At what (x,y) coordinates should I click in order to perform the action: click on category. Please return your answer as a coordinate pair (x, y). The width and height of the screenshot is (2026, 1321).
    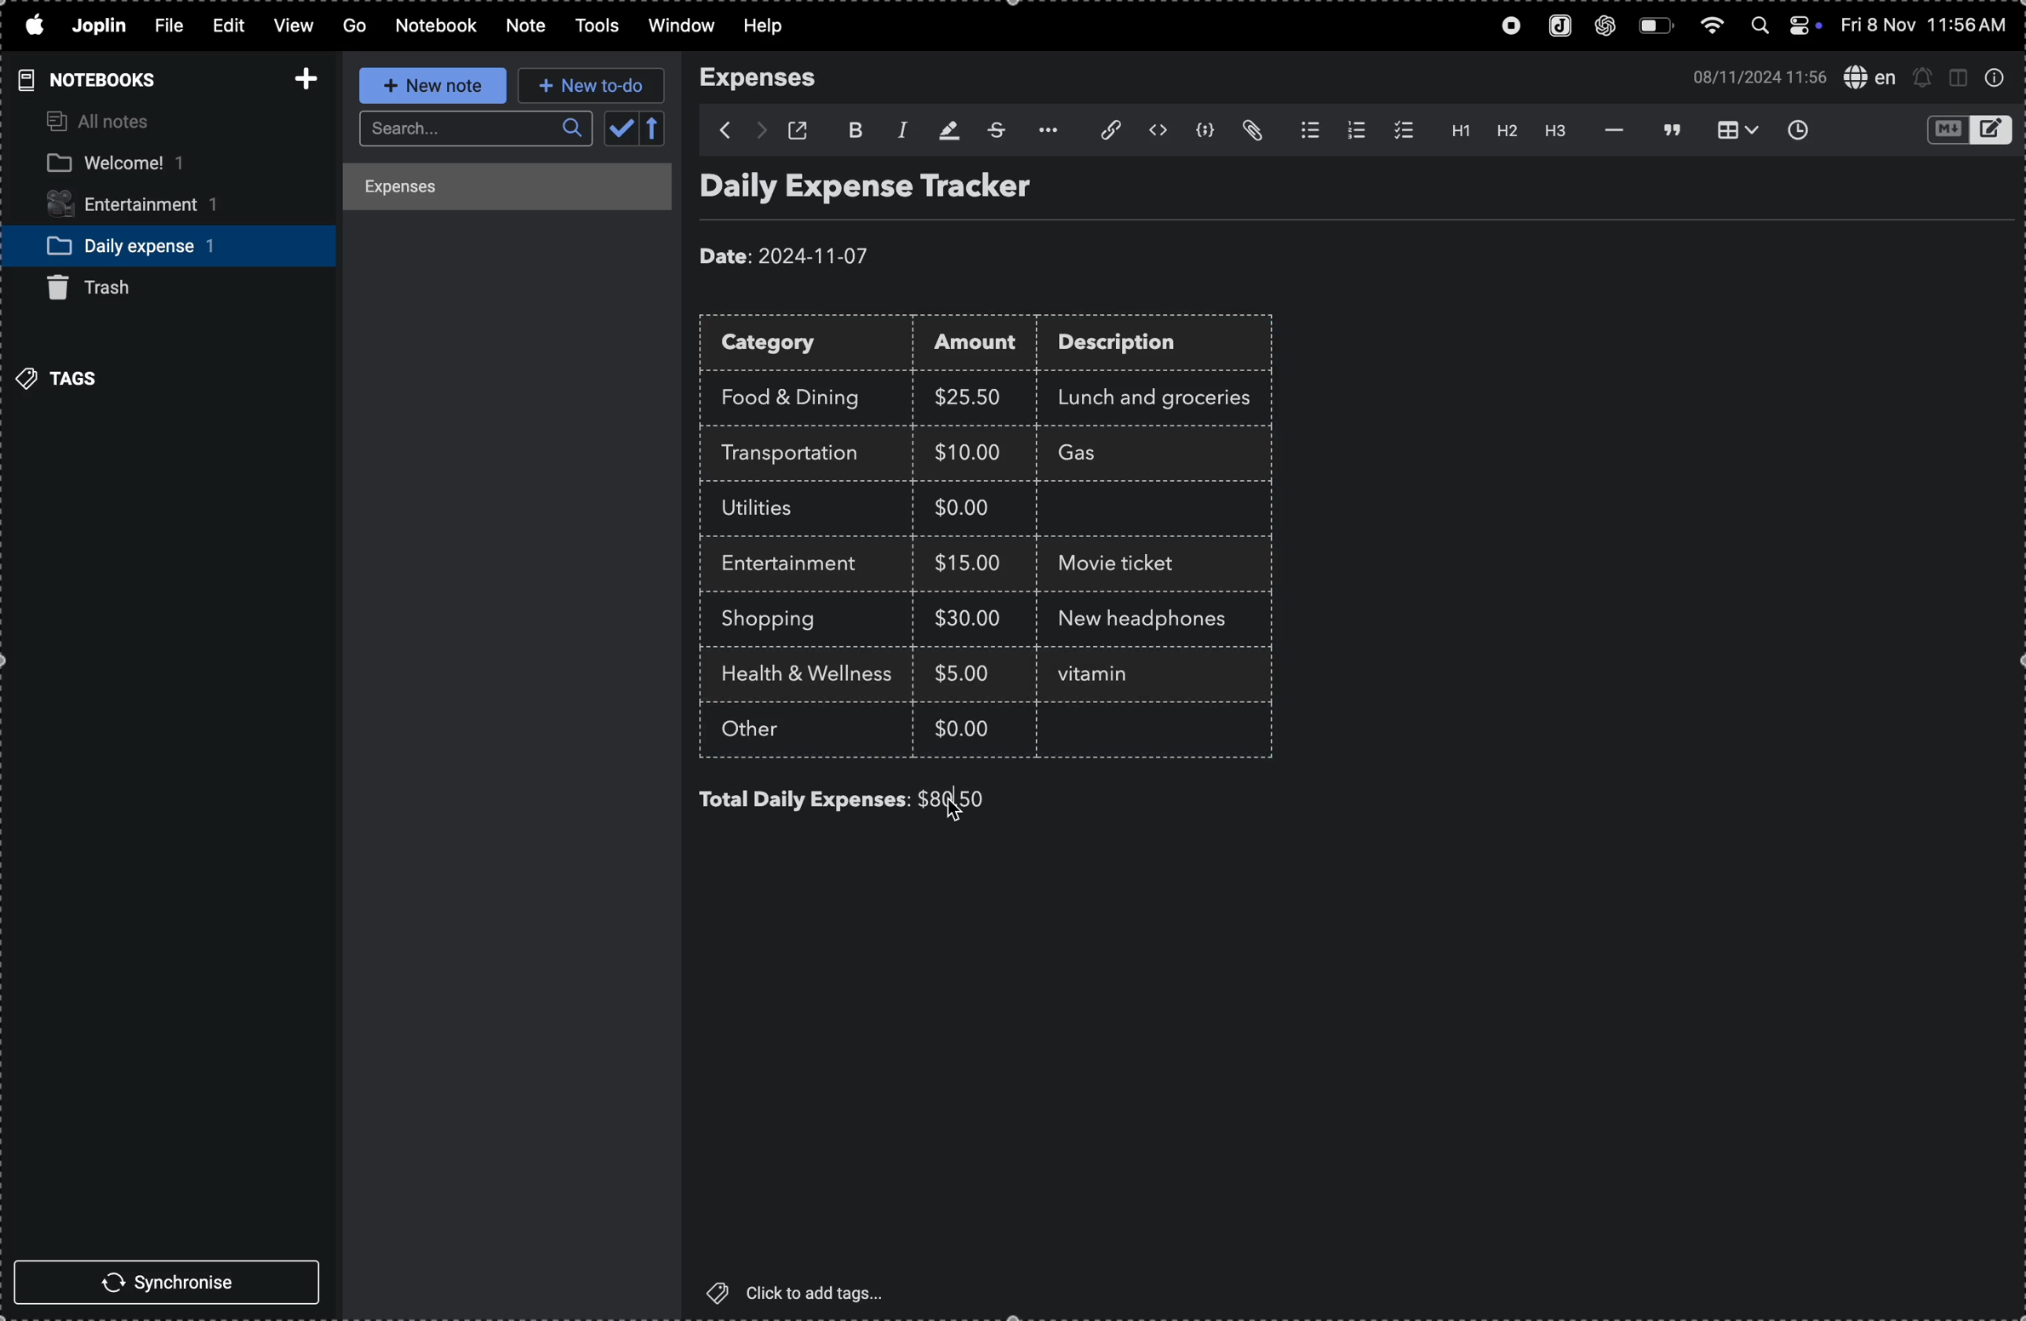
    Looking at the image, I should click on (810, 345).